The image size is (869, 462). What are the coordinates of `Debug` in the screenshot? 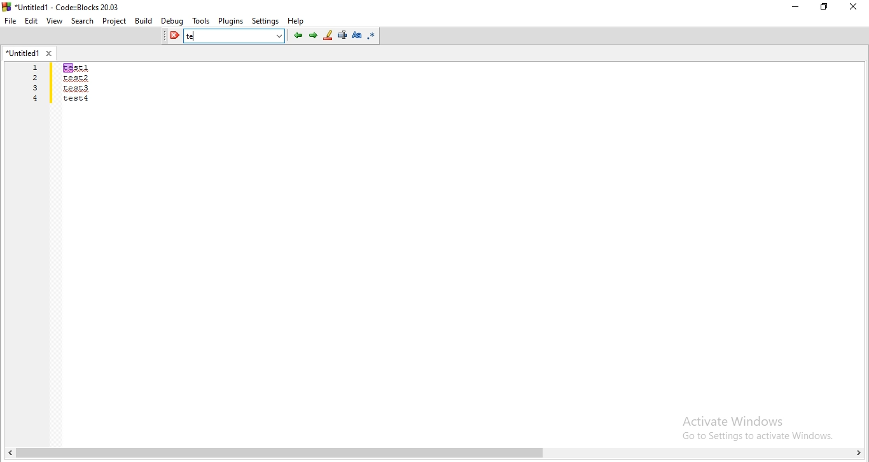 It's located at (172, 22).